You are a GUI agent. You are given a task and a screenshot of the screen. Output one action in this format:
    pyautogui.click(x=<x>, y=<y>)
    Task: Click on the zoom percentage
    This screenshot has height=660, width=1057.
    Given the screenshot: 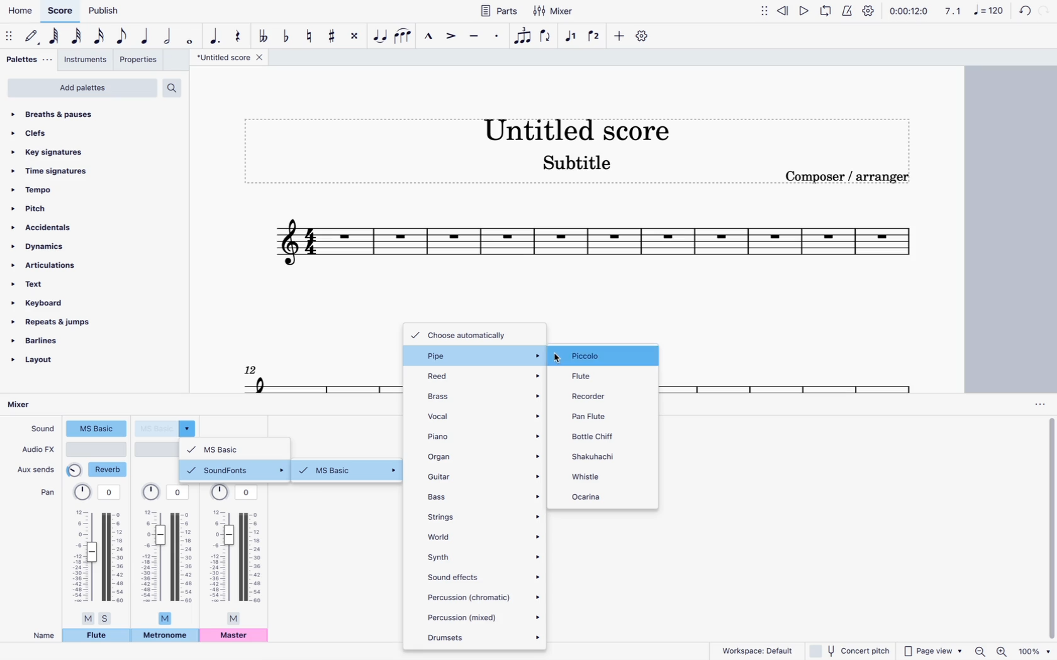 What is the action you would take?
    pyautogui.click(x=1035, y=651)
    